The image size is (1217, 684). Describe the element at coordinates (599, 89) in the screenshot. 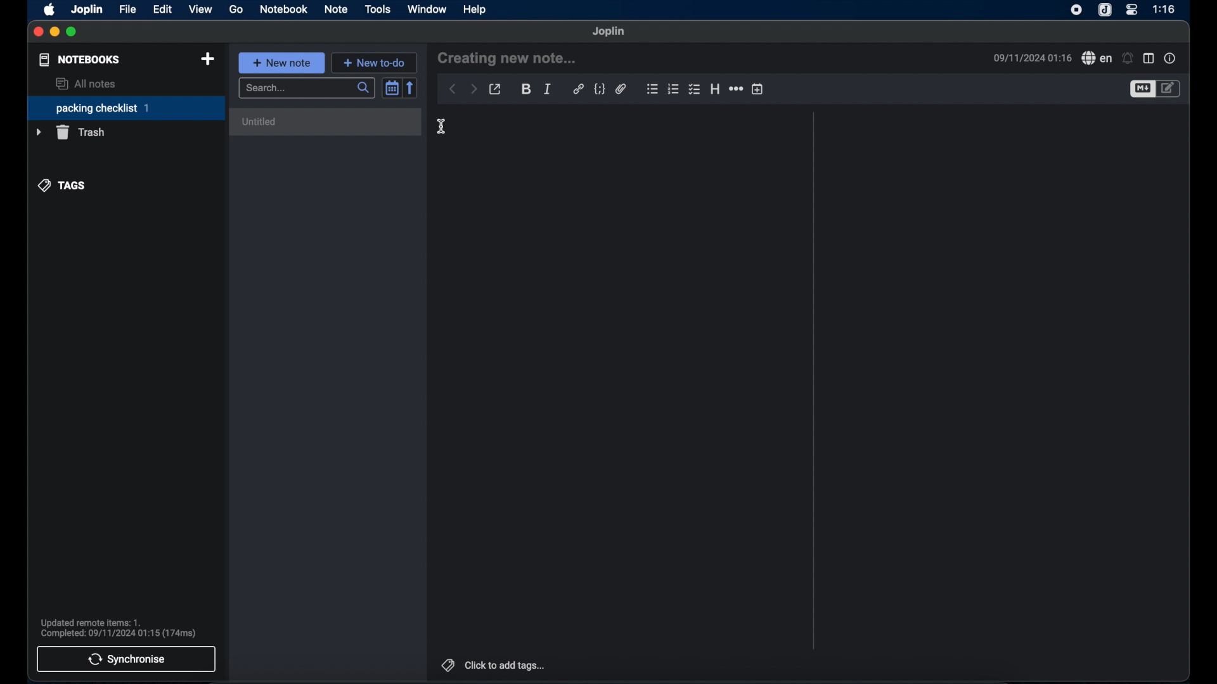

I see `code` at that location.